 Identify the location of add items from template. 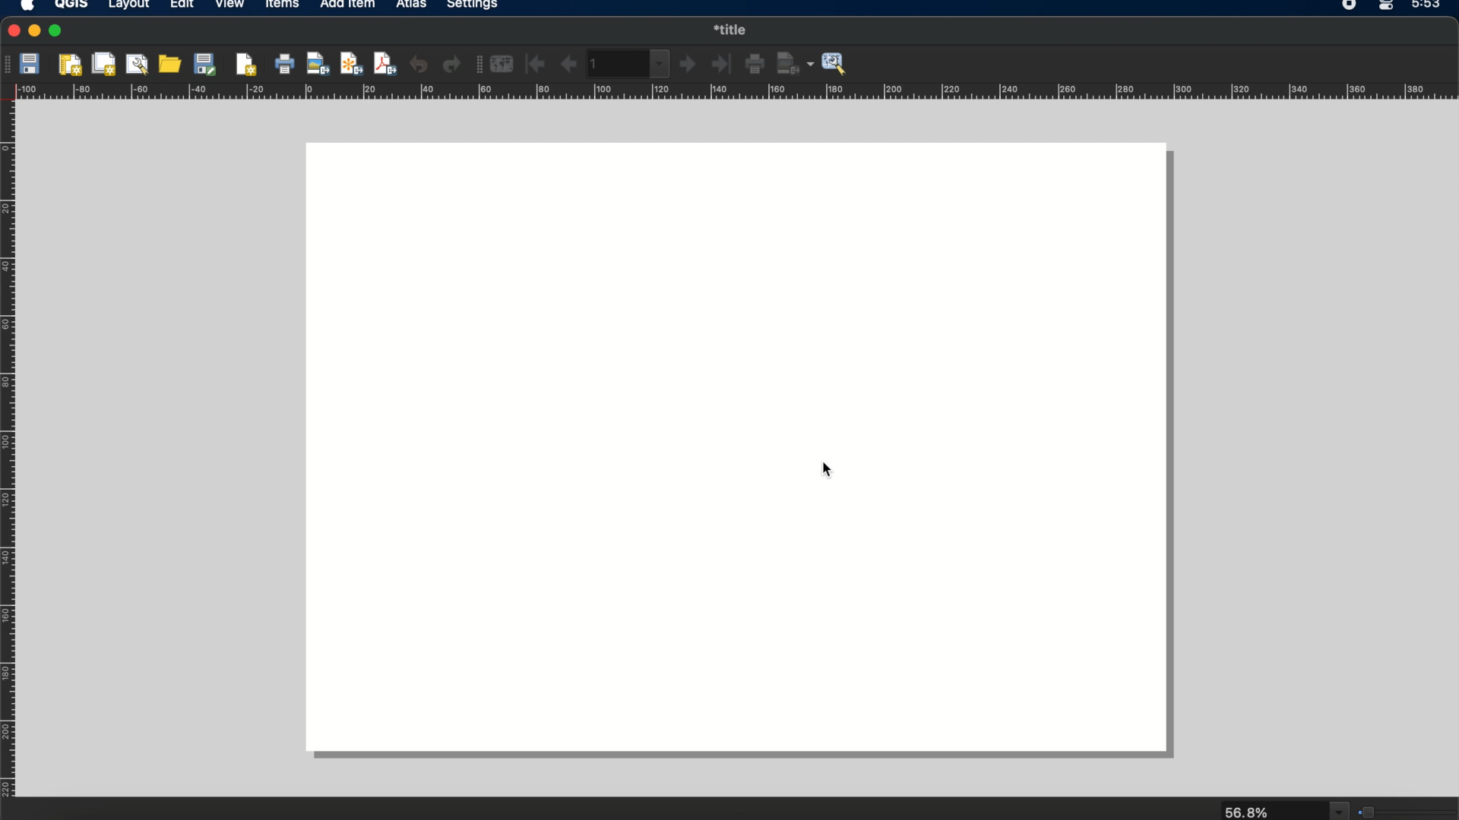
(170, 62).